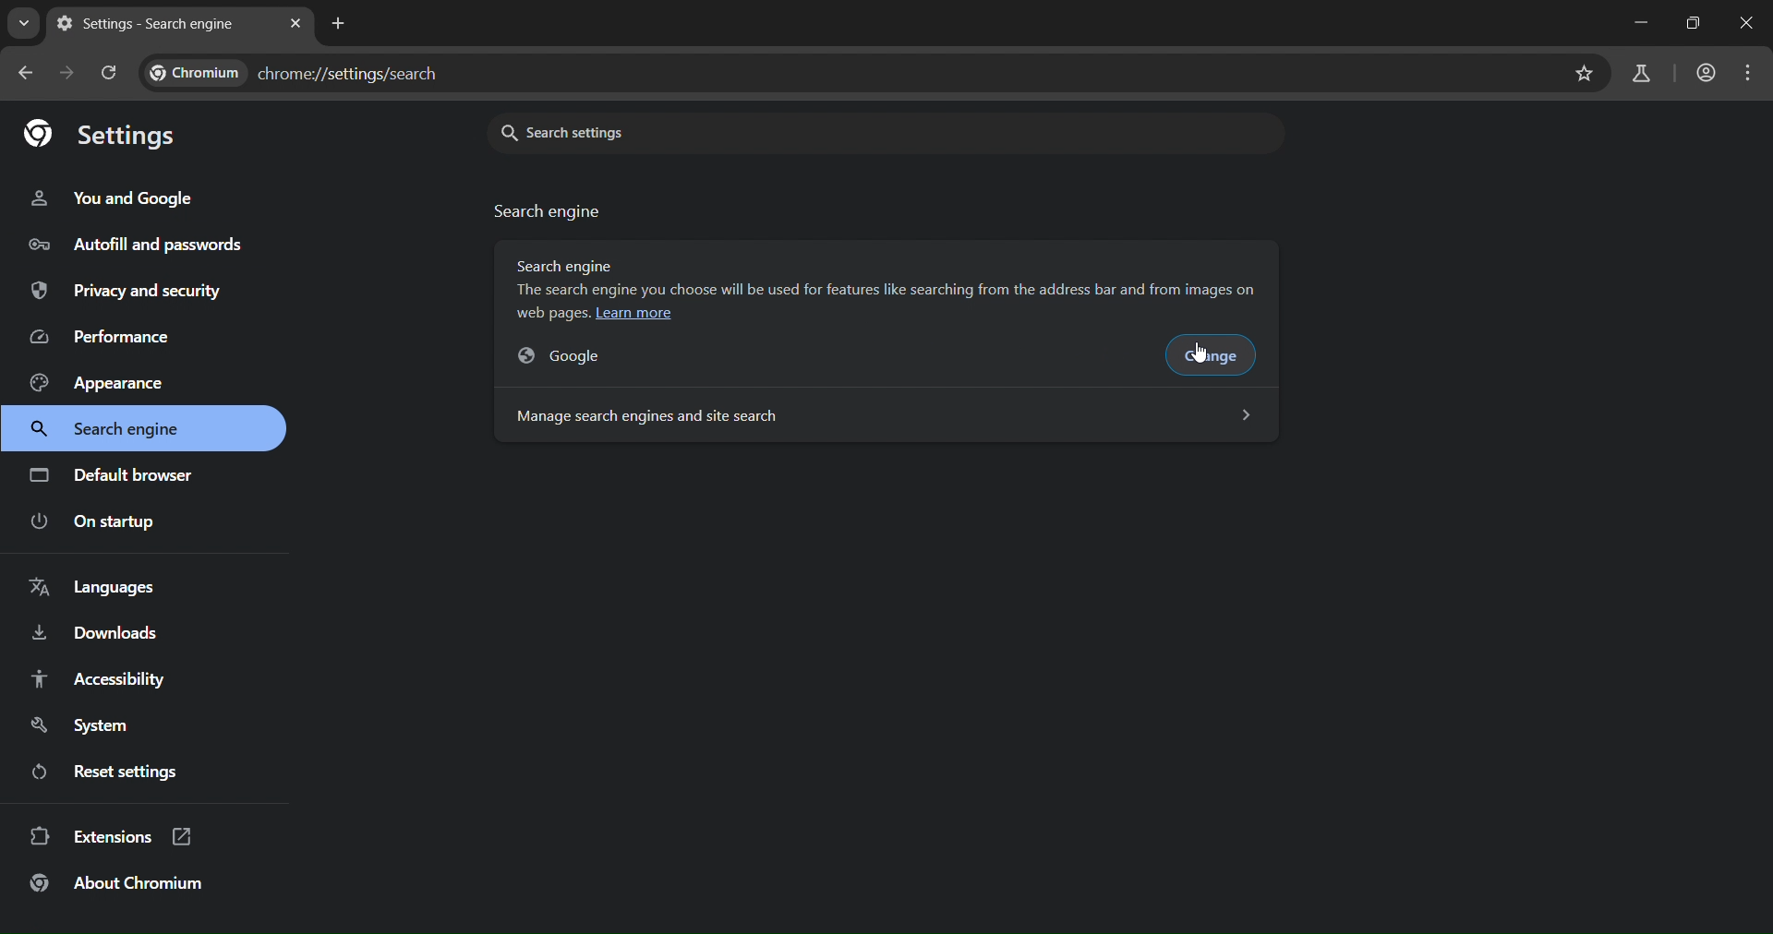  I want to click on settings - search engine, so click(151, 24).